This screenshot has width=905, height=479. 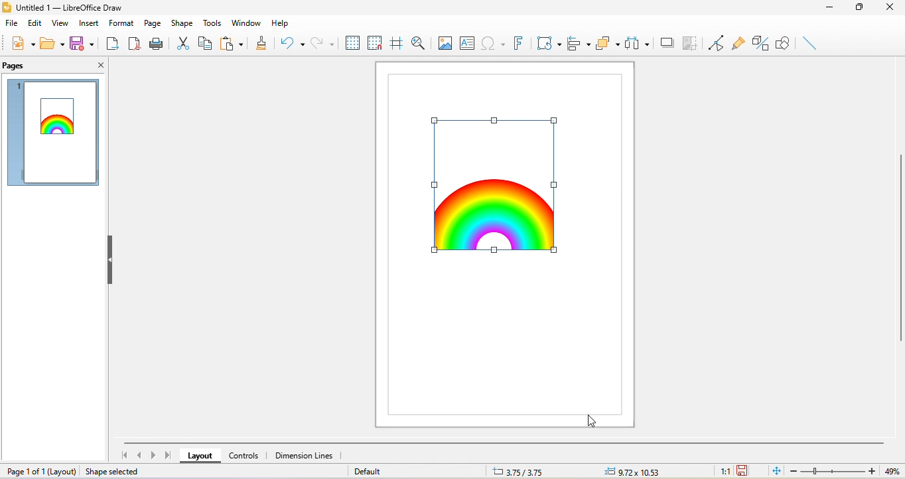 I want to click on save, so click(x=82, y=42).